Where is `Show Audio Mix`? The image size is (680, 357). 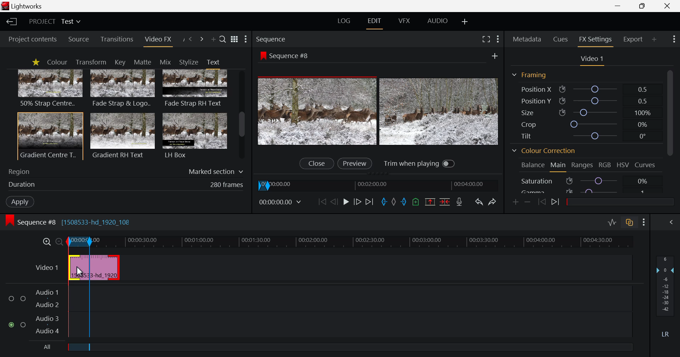
Show Audio Mix is located at coordinates (673, 222).